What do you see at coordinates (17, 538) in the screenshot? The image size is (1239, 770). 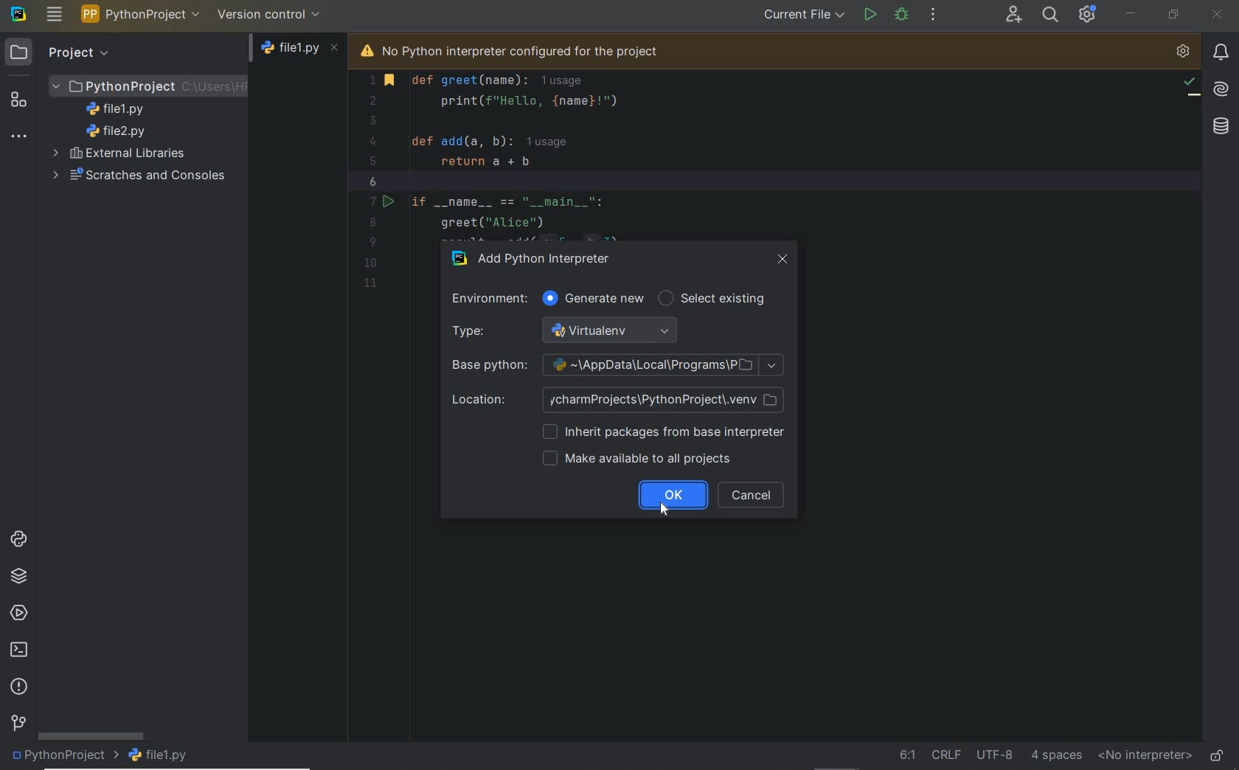 I see `python consoles` at bounding box center [17, 538].